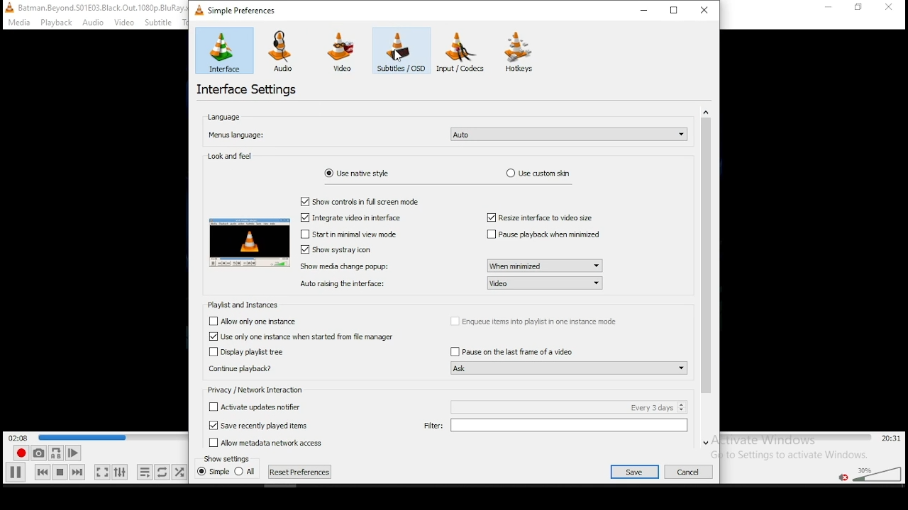 This screenshot has height=510, width=908. Describe the element at coordinates (302, 338) in the screenshot. I see `` at that location.